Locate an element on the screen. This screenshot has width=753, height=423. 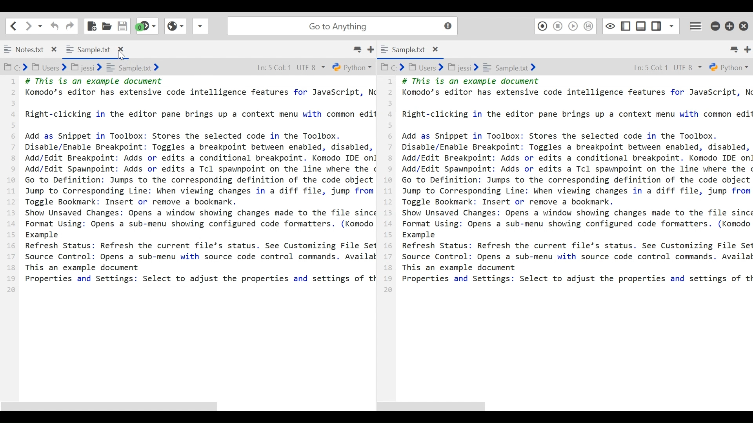
C:> Users> jessi> Sample.txt> is located at coordinates (457, 66).